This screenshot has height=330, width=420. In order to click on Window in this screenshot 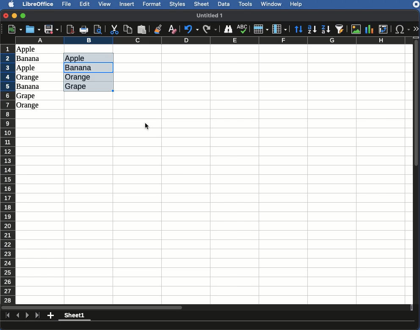, I will do `click(273, 4)`.